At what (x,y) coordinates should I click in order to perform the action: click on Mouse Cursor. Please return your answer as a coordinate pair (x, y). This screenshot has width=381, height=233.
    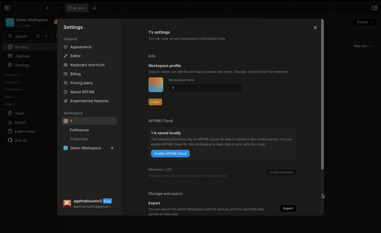
    Looking at the image, I should click on (323, 197).